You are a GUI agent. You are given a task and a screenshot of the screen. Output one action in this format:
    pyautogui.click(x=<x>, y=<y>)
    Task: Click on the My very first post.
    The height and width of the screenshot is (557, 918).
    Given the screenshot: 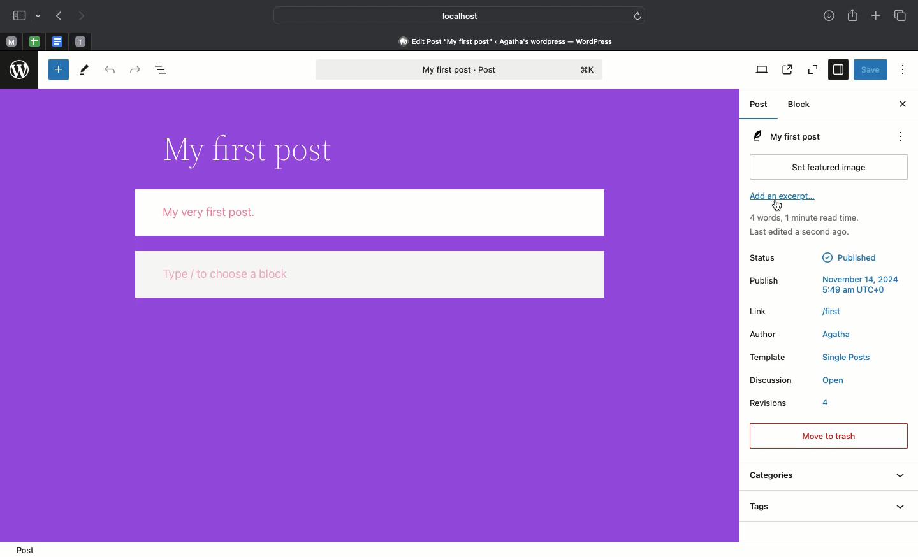 What is the action you would take?
    pyautogui.click(x=367, y=211)
    